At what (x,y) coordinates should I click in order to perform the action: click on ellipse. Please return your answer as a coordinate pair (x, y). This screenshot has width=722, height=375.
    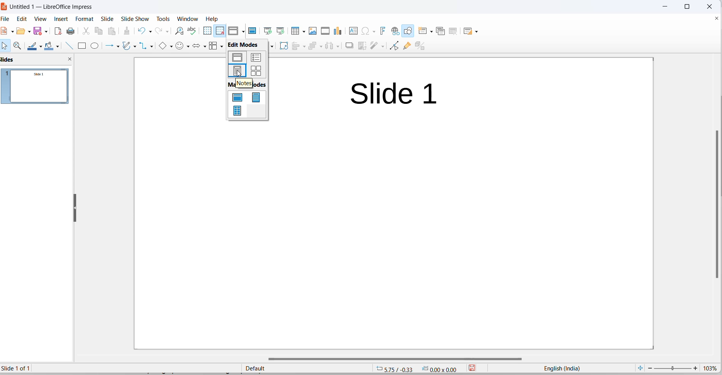
    Looking at the image, I should click on (95, 46).